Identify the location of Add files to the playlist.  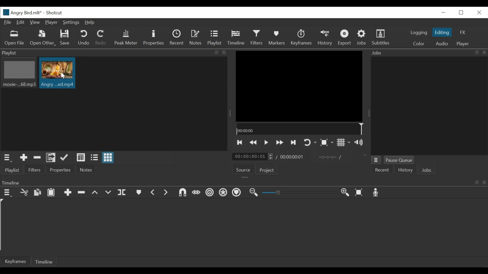
(51, 158).